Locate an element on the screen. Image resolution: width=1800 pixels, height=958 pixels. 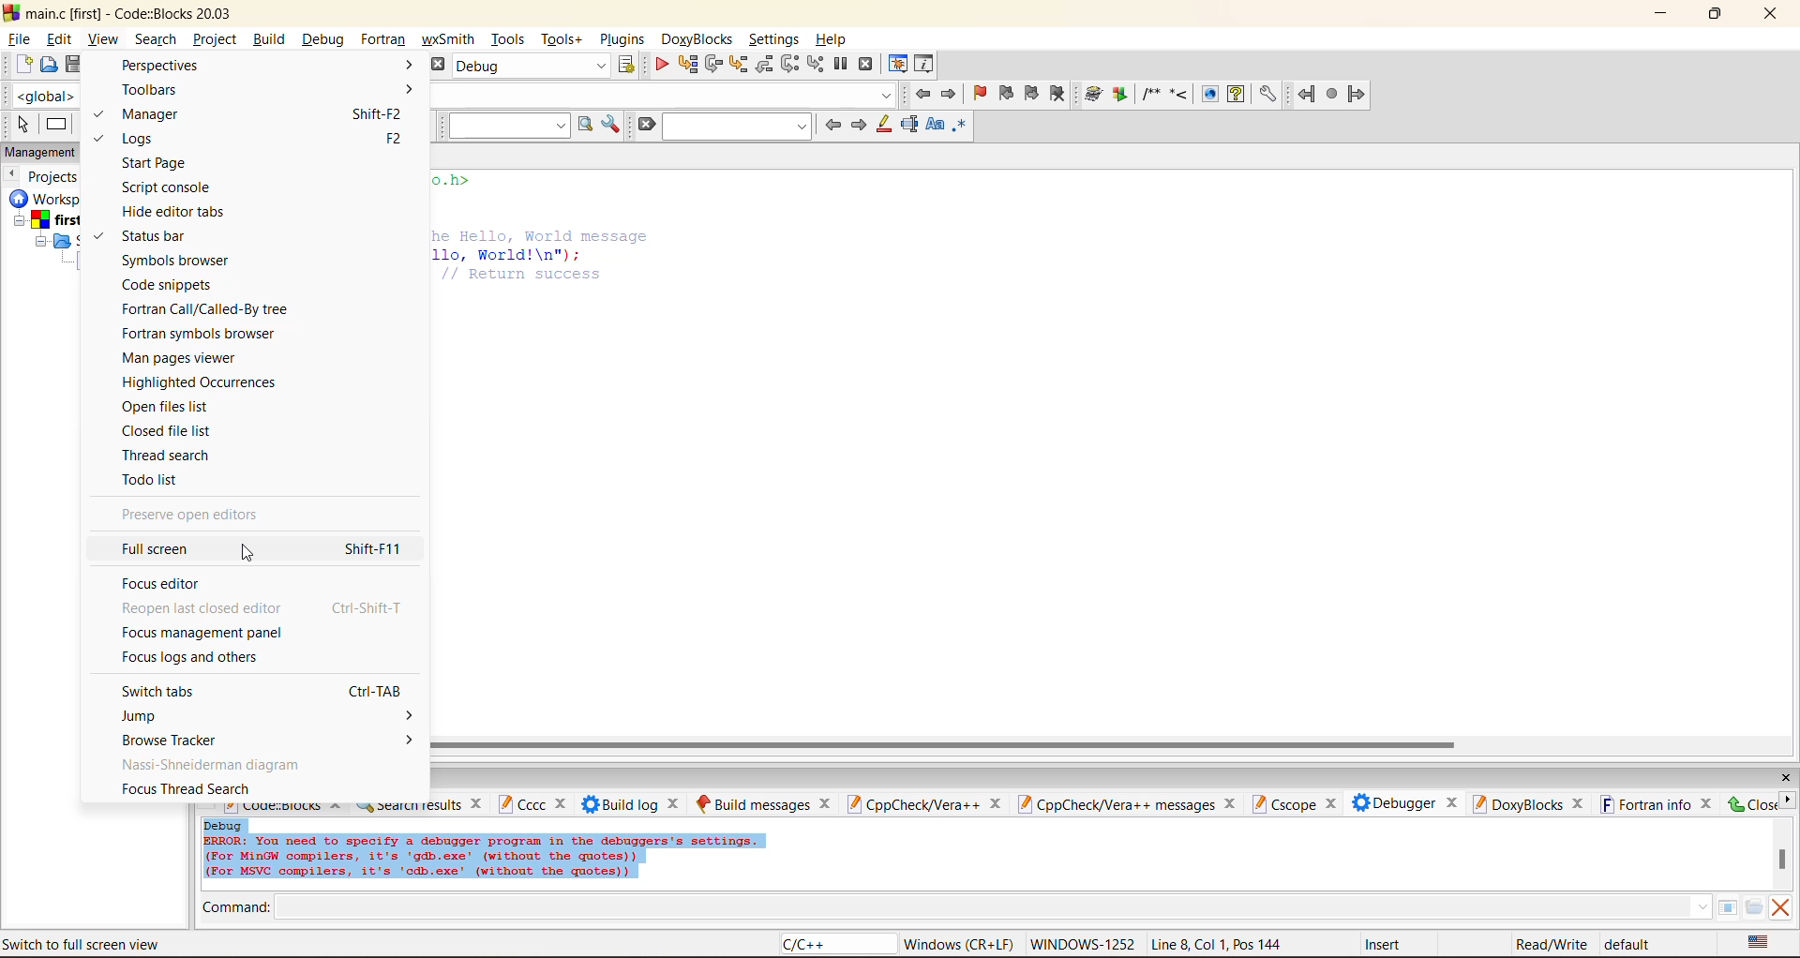
settings is located at coordinates (775, 39).